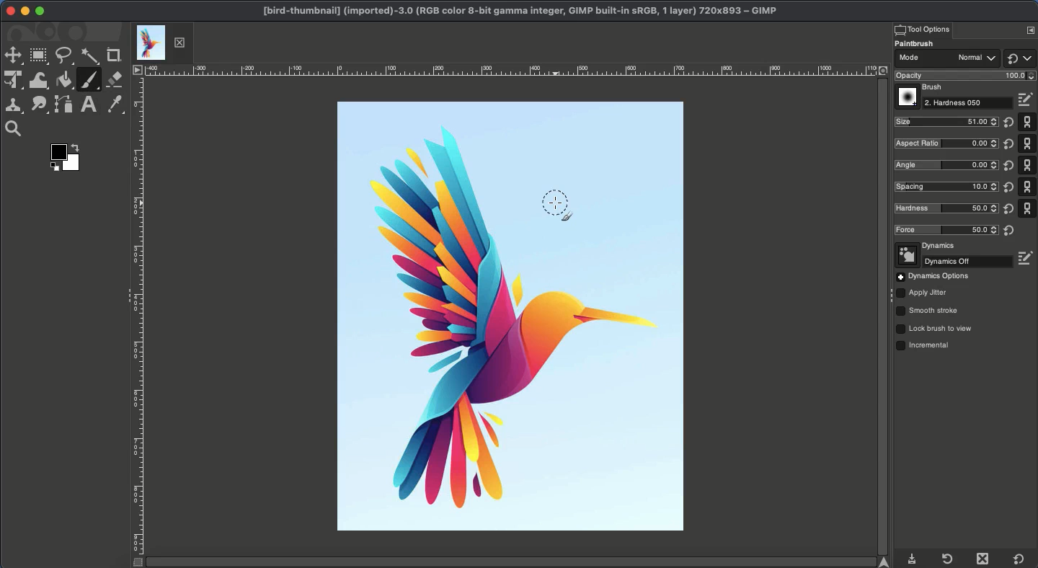 The height and width of the screenshot is (568, 1038). Describe the element at coordinates (137, 324) in the screenshot. I see `Ruler` at that location.